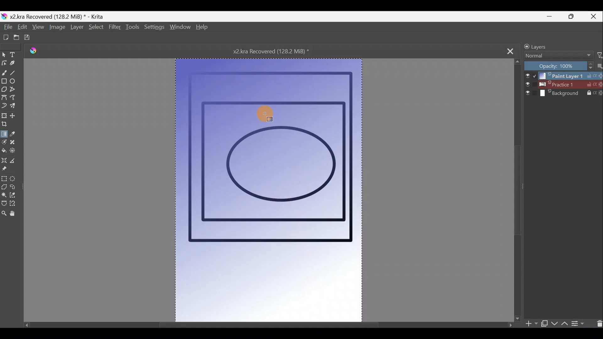 Image resolution: width=603 pixels, height=339 pixels. I want to click on Layer 1, so click(562, 75).